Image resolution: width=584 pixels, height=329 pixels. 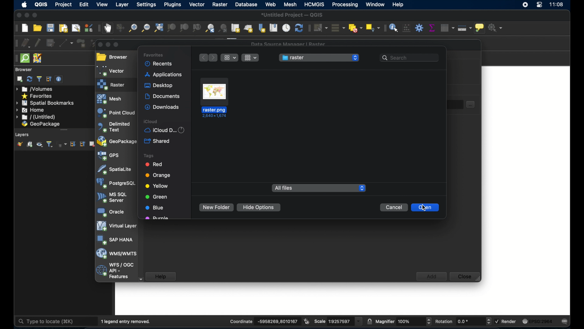 I want to click on remove layer/group, so click(x=92, y=144).